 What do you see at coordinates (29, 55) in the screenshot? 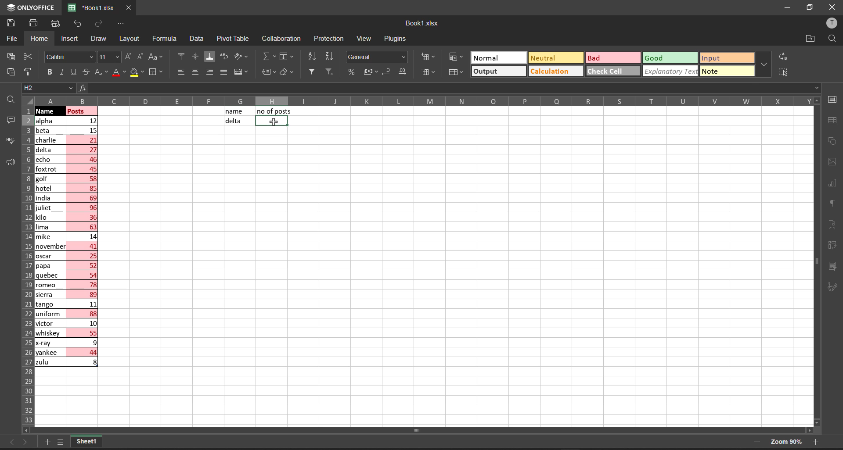
I see `cut` at bounding box center [29, 55].